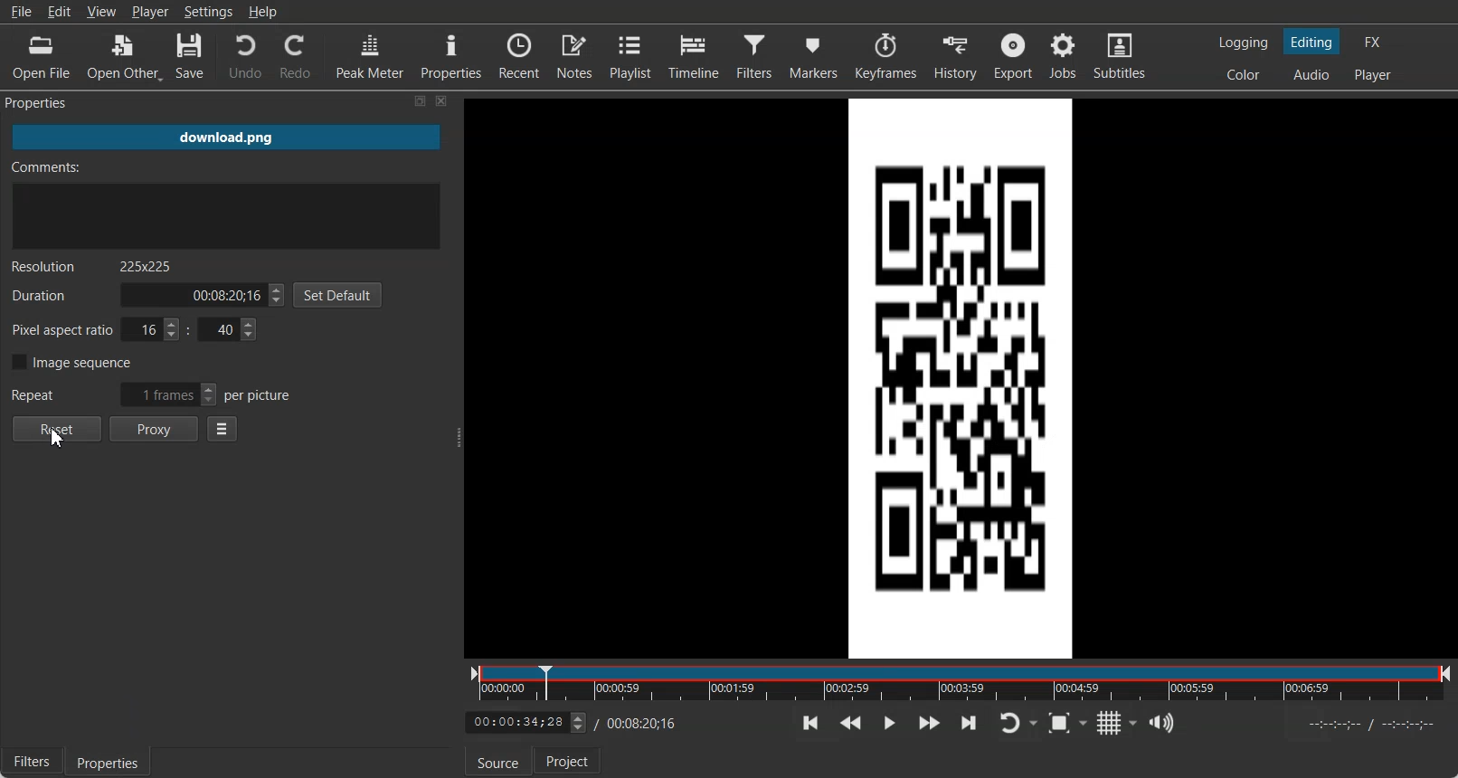  Describe the element at coordinates (929, 722) in the screenshot. I see `Play quickly forward` at that location.